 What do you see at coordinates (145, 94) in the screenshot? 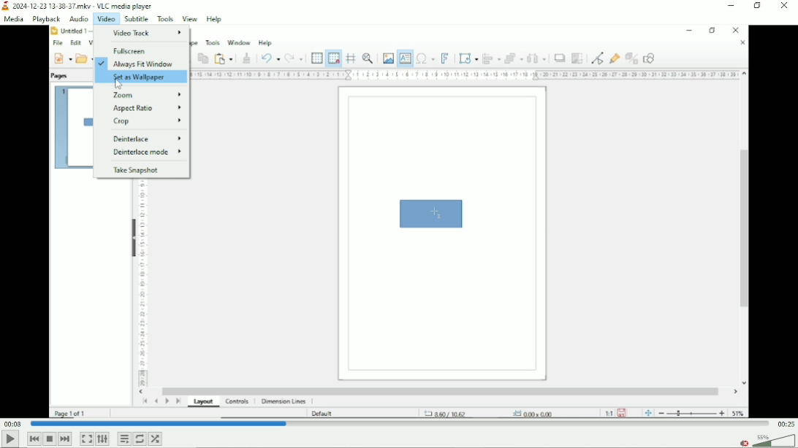
I see `Zoom` at bounding box center [145, 94].